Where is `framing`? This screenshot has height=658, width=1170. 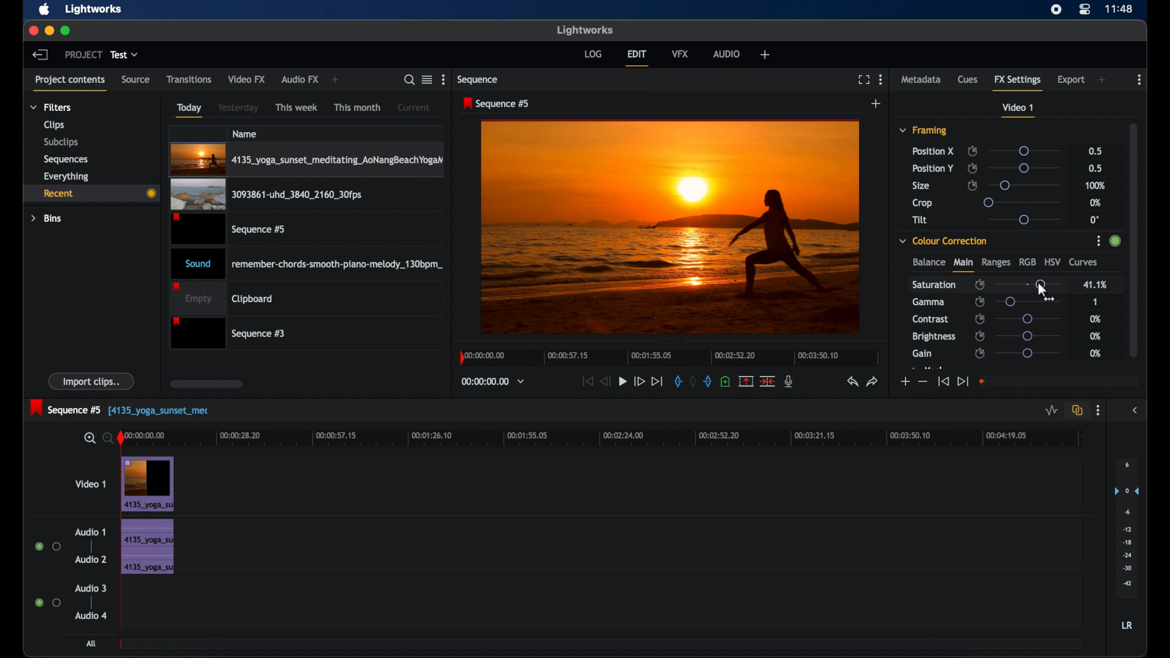 framing is located at coordinates (924, 131).